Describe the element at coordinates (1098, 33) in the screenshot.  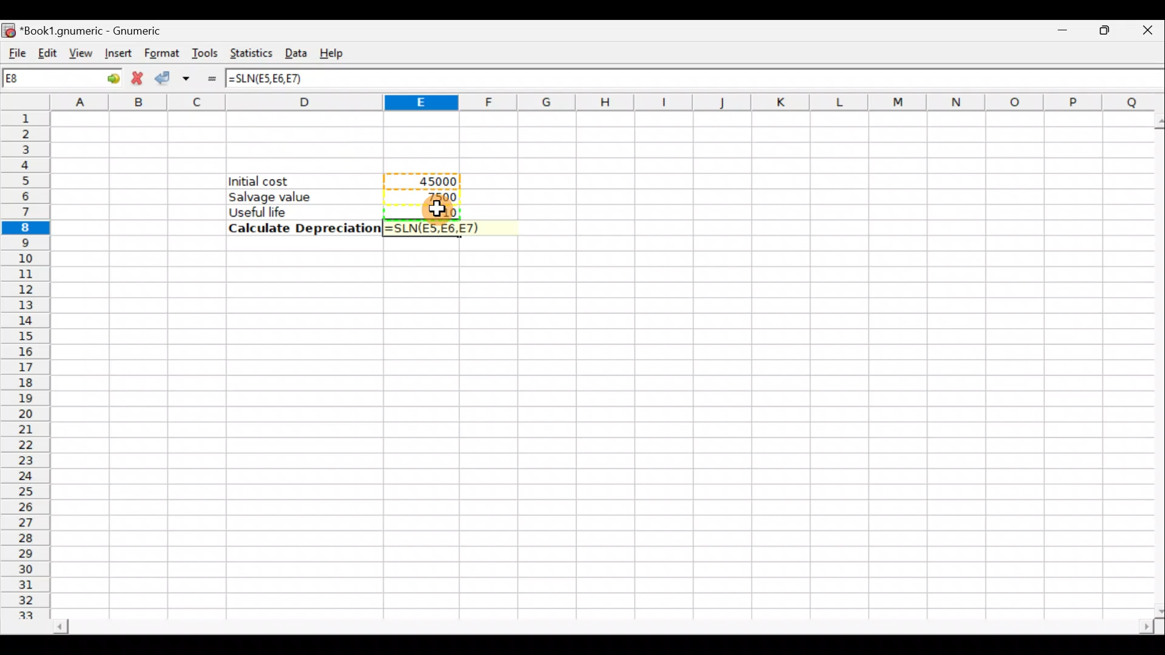
I see `Maximize` at that location.